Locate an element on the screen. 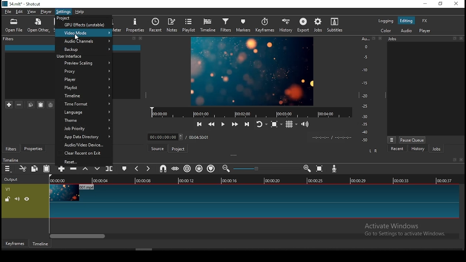  00:00:00 is located at coordinates (56, 180).